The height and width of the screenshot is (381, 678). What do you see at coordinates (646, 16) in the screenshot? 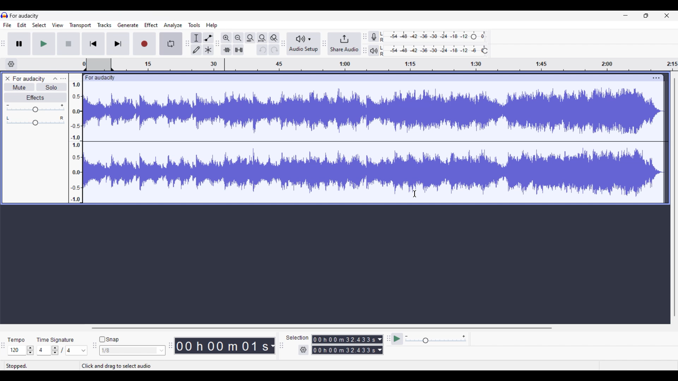
I see `Show in smaller tab` at bounding box center [646, 16].